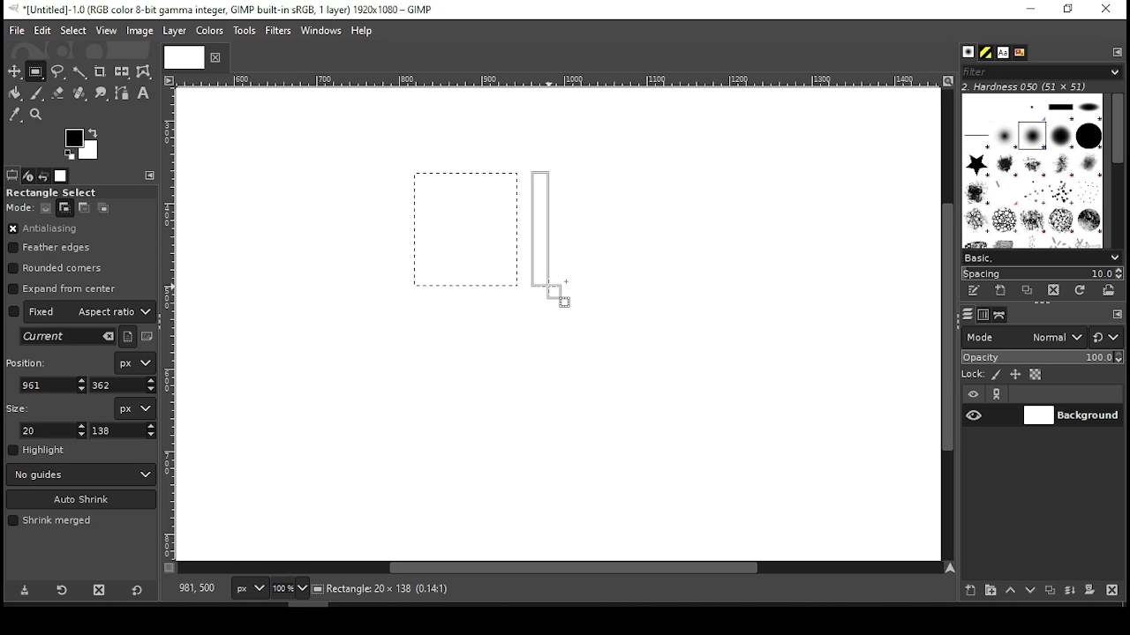  I want to click on create a new brush, so click(1003, 290).